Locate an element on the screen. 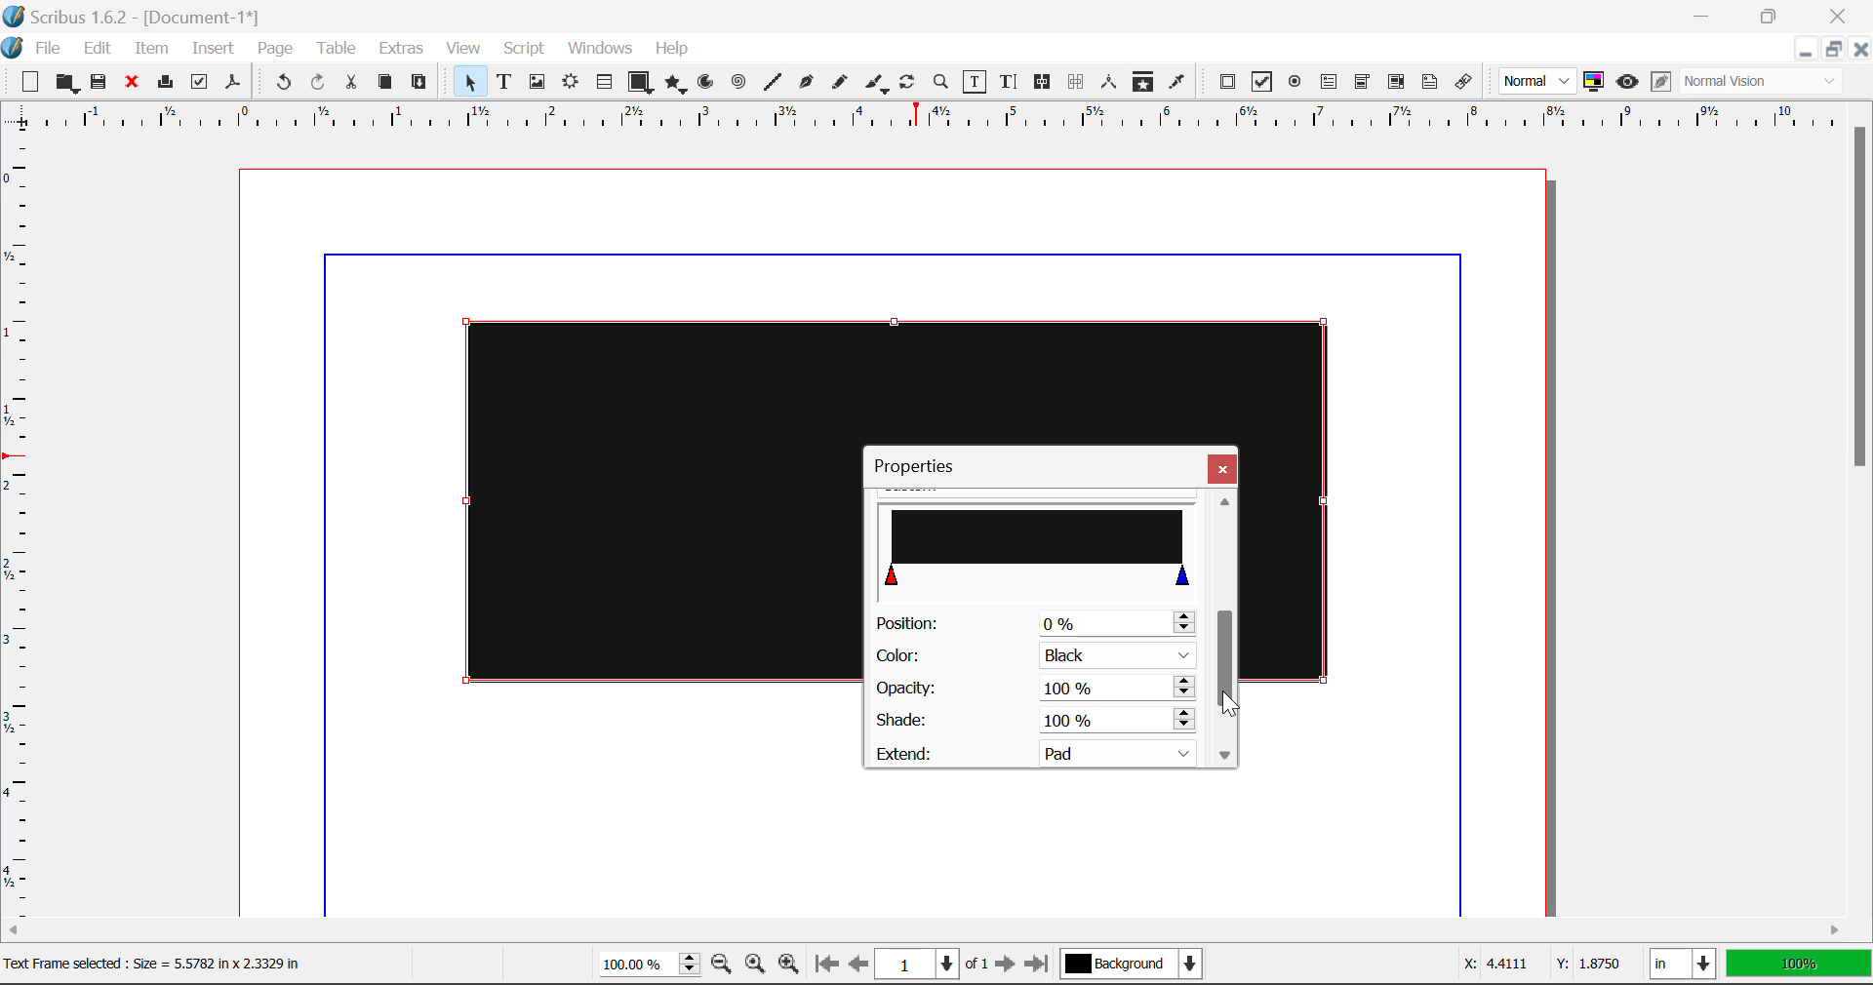  Edit is located at coordinates (100, 49).